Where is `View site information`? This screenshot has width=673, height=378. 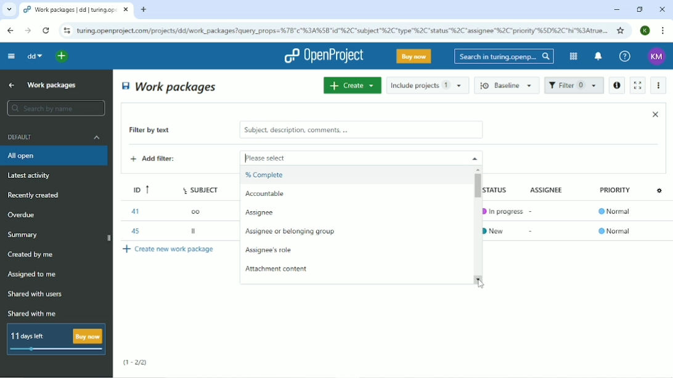 View site information is located at coordinates (67, 31).